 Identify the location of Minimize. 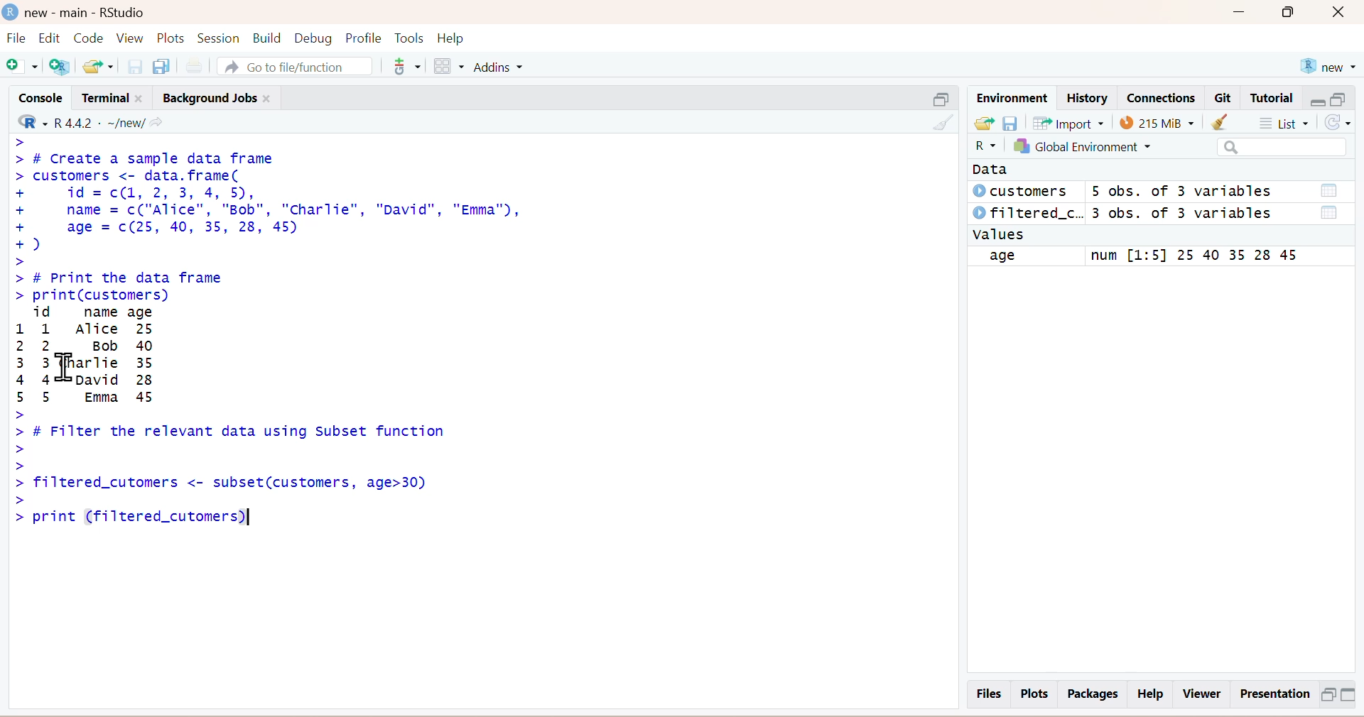
(1353, 696).